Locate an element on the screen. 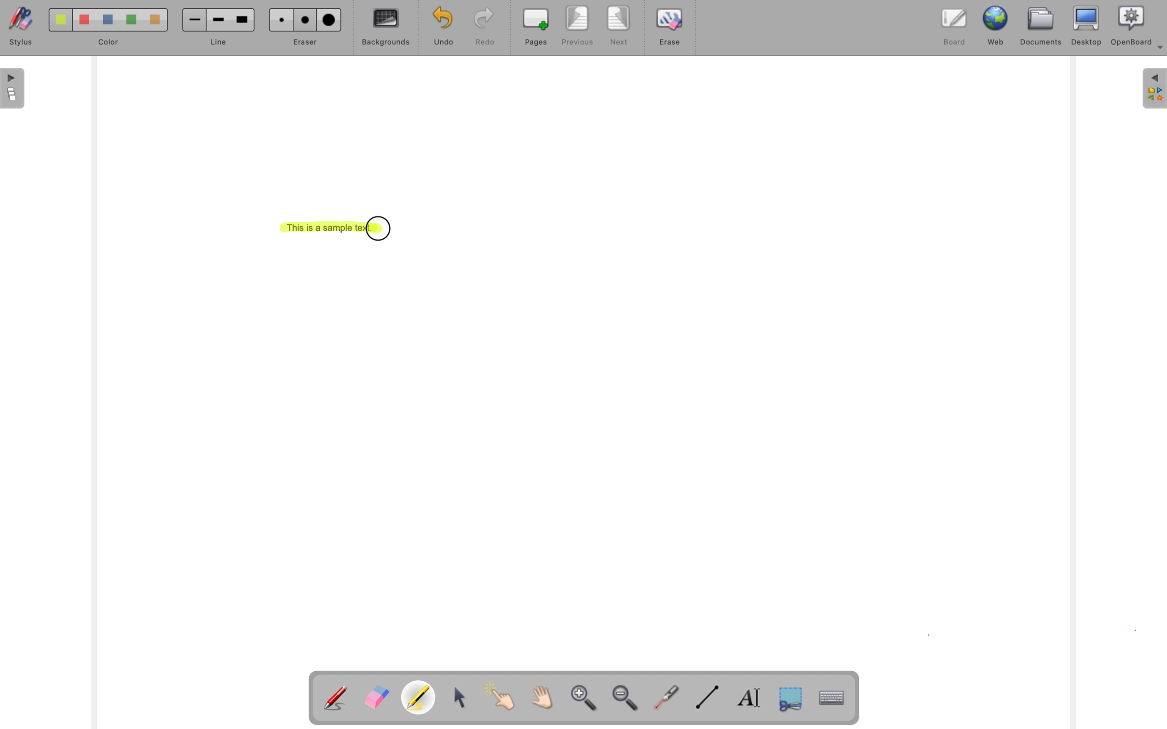 This screenshot has height=729, width=1167. next is located at coordinates (618, 26).